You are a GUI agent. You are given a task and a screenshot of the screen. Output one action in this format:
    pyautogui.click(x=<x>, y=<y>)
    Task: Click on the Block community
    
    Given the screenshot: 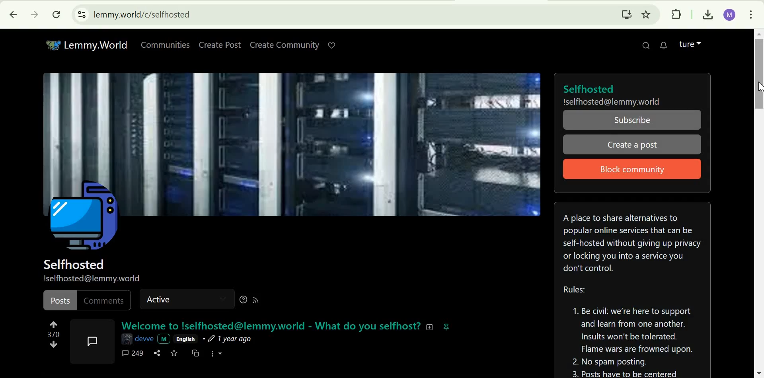 What is the action you would take?
    pyautogui.click(x=628, y=170)
    